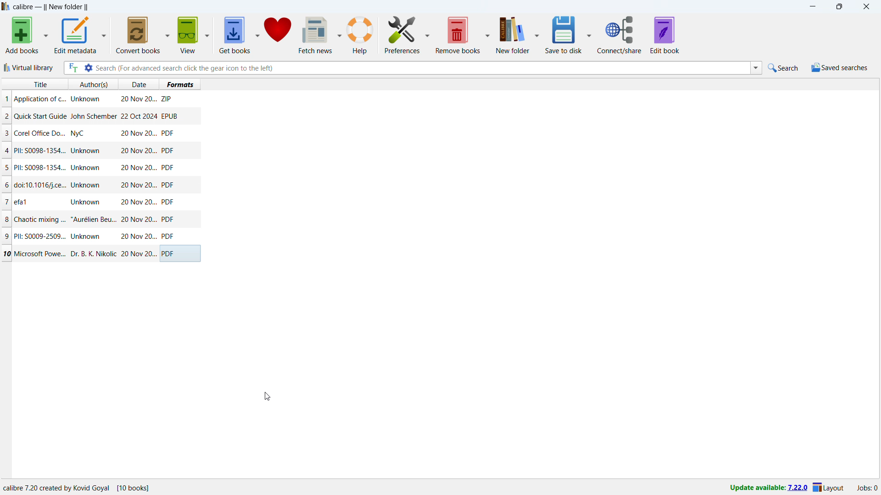 Image resolution: width=881 pixels, height=495 pixels. What do you see at coordinates (171, 116) in the screenshot?
I see `EPUB` at bounding box center [171, 116].